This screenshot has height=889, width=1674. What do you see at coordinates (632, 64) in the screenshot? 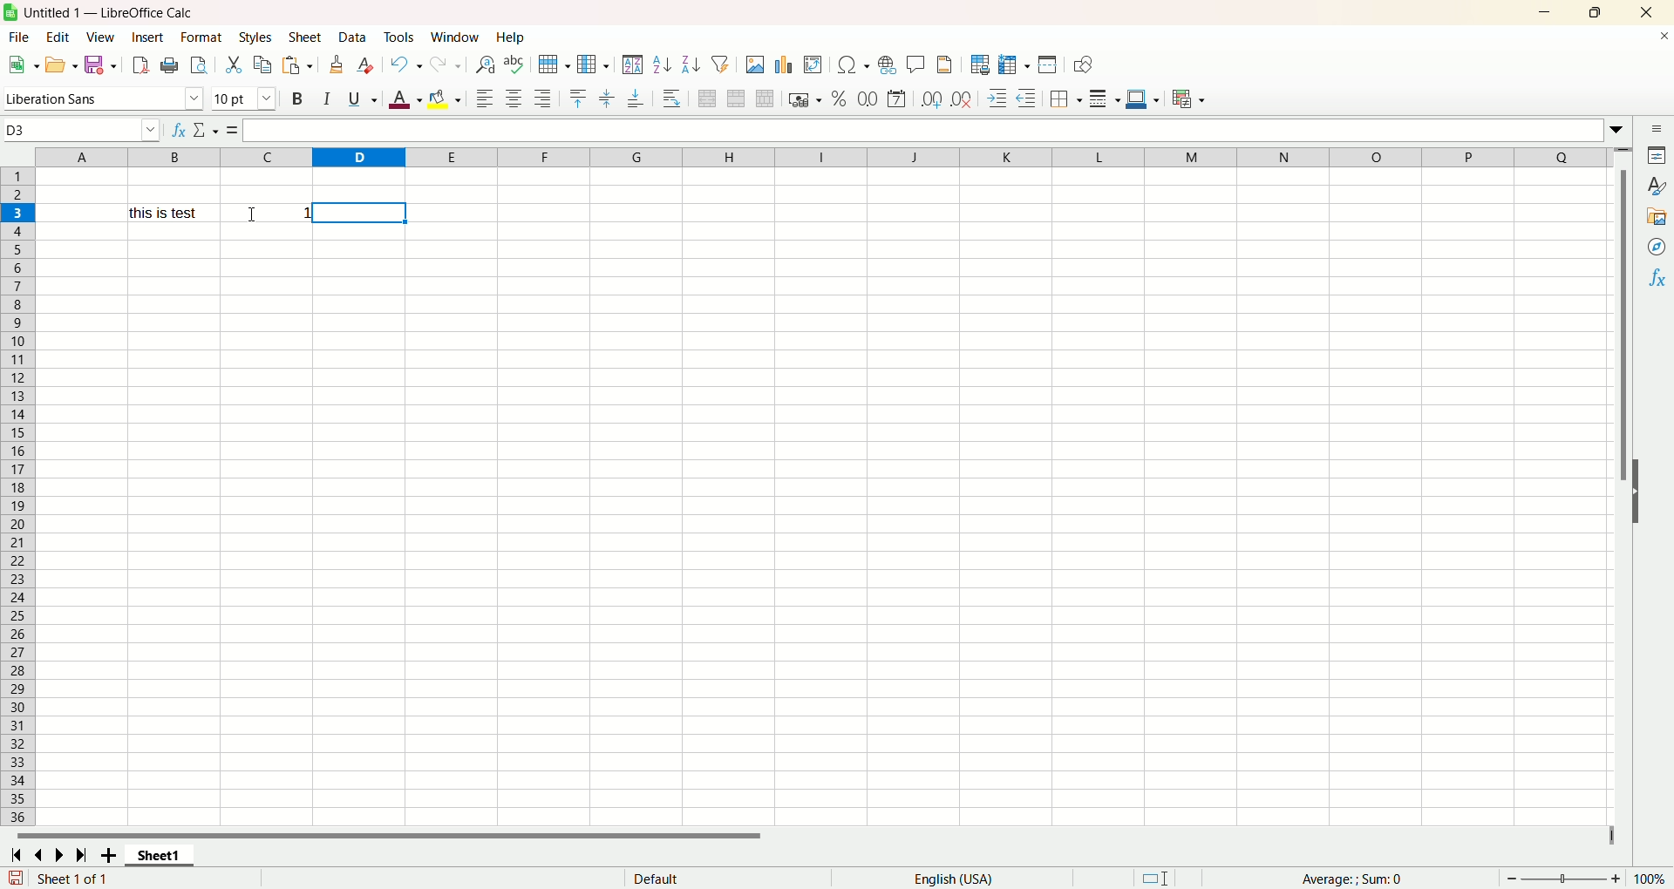
I see `sort` at bounding box center [632, 64].